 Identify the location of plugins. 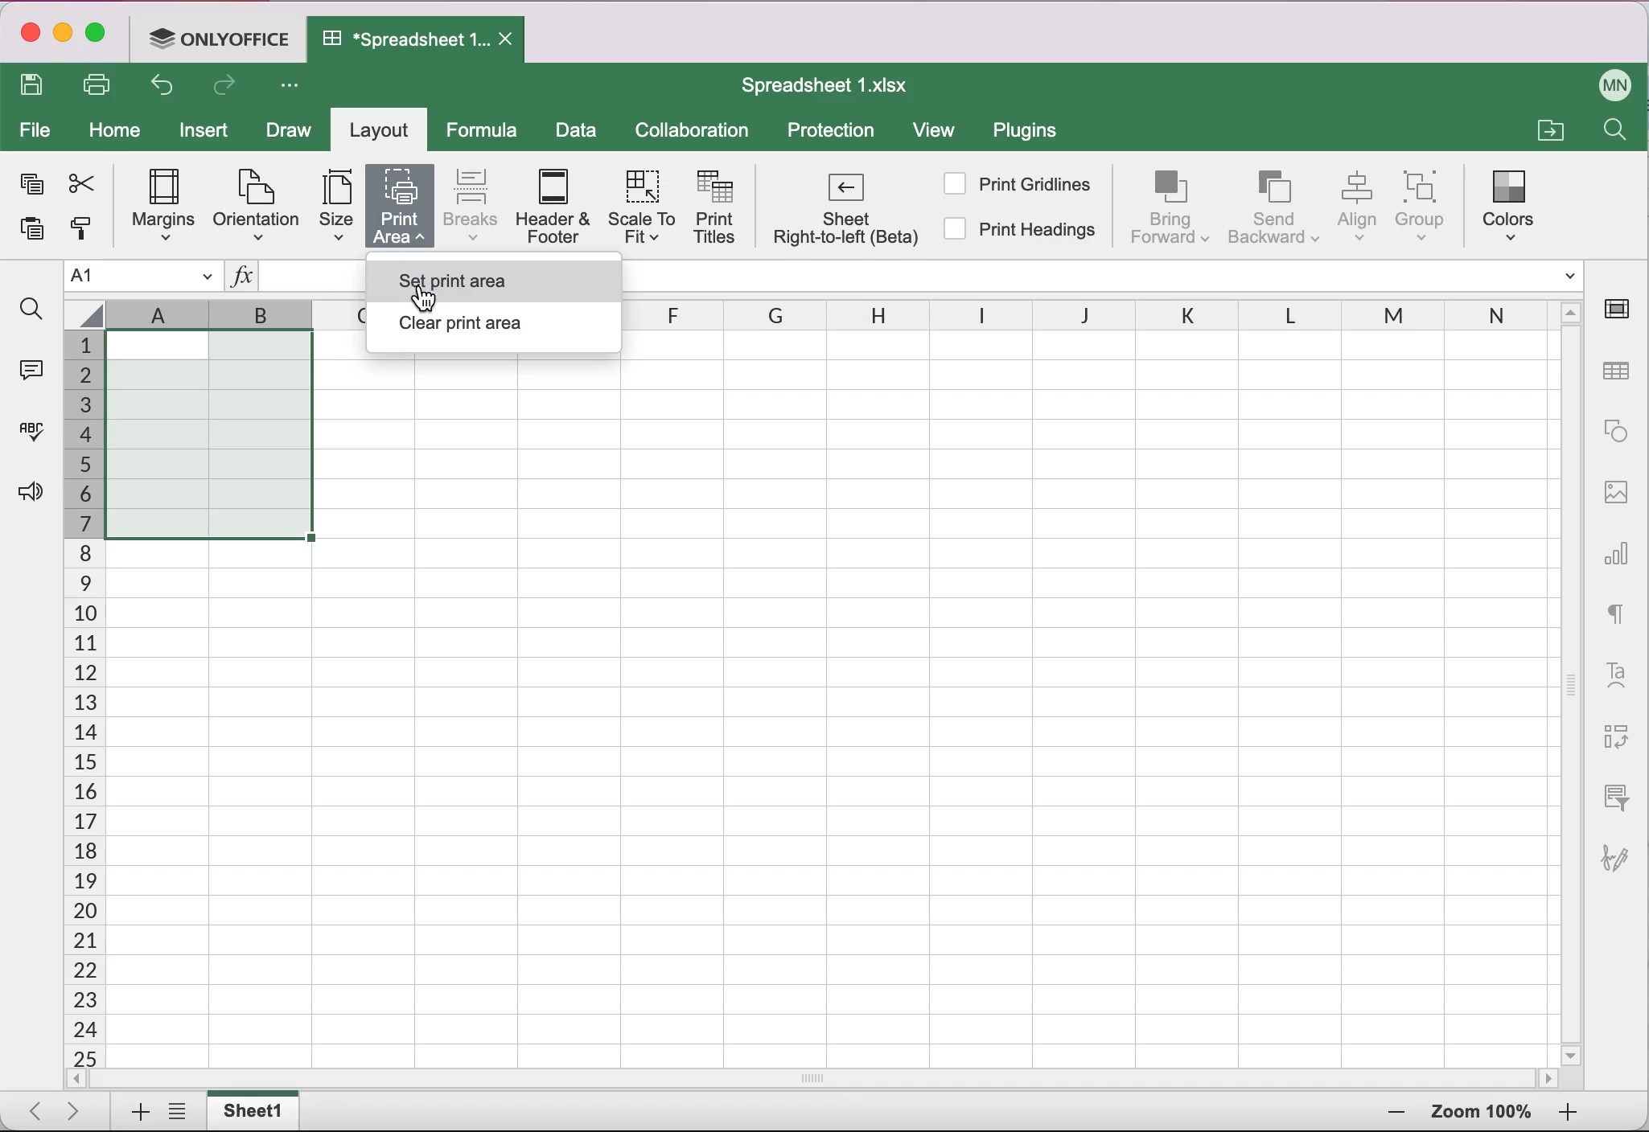
(1033, 134).